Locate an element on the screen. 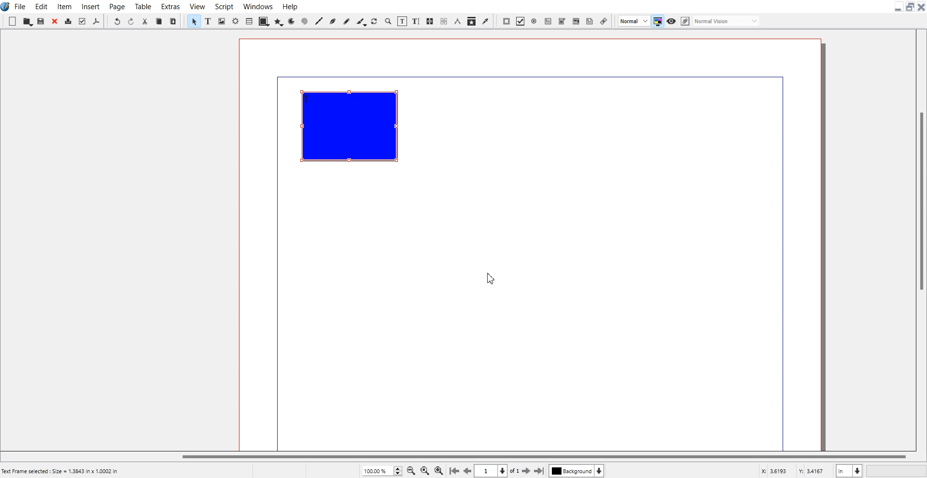 The width and height of the screenshot is (927, 478). Bezier Curve is located at coordinates (333, 20).